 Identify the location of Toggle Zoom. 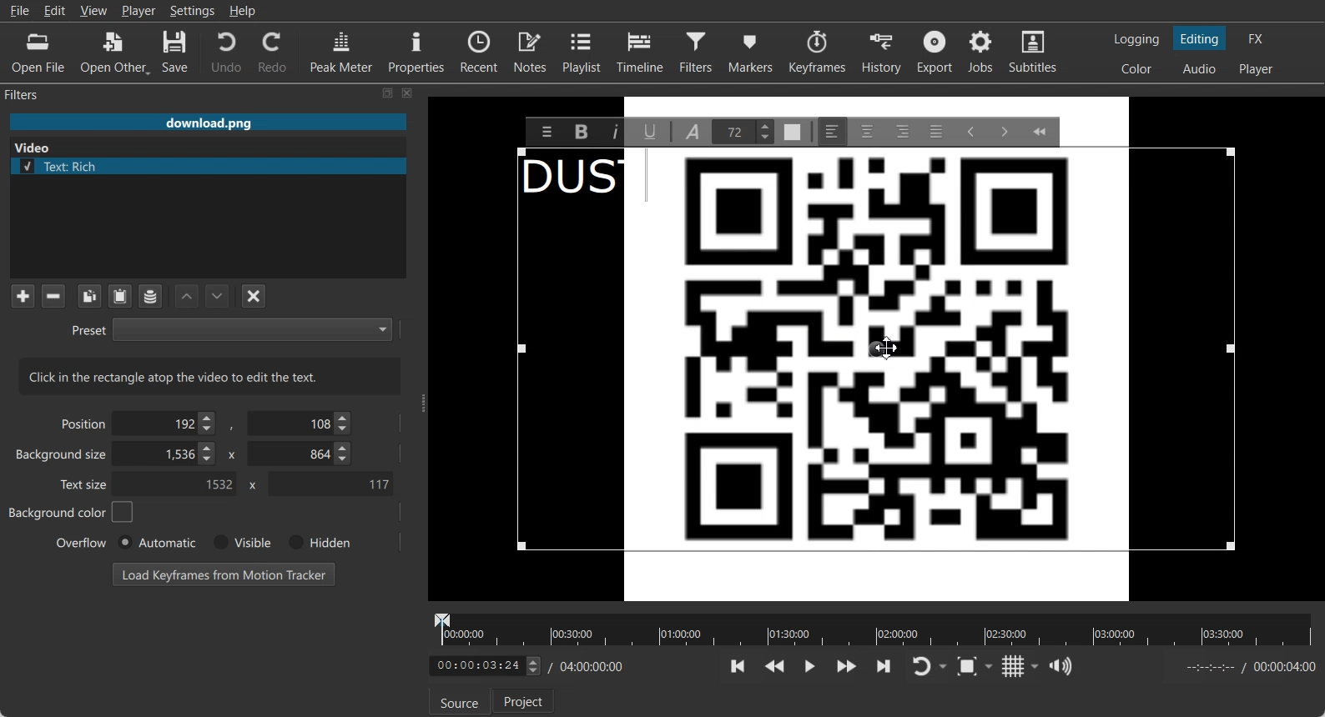
(969, 667).